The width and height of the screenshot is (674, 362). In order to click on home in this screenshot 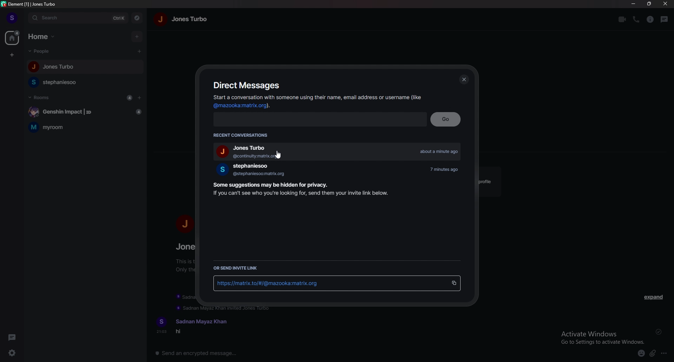, I will do `click(12, 38)`.